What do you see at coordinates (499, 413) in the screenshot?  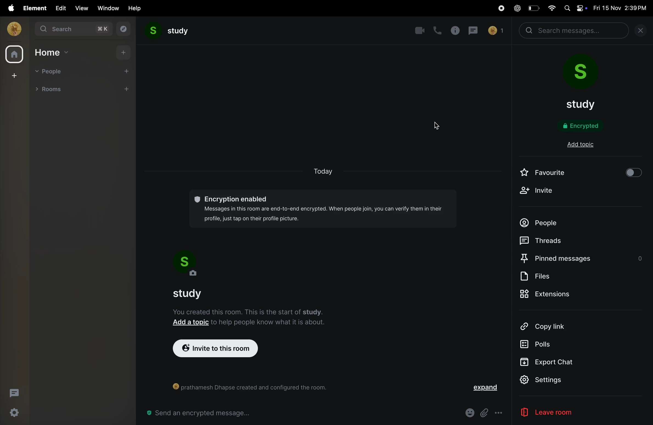 I see `more options` at bounding box center [499, 413].